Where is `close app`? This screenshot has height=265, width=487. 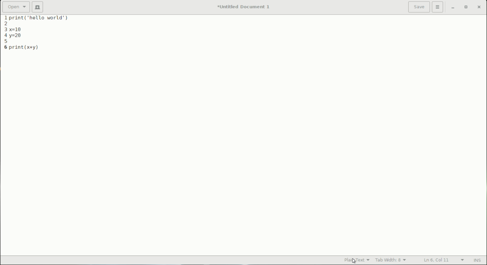
close app is located at coordinates (480, 8).